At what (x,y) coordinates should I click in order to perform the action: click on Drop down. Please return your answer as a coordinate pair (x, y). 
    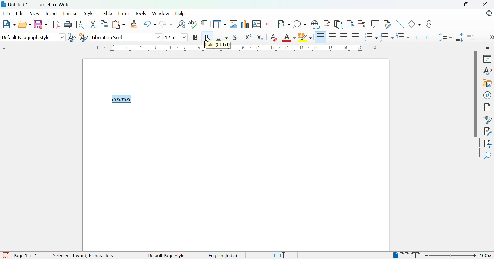
    Looking at the image, I should click on (185, 38).